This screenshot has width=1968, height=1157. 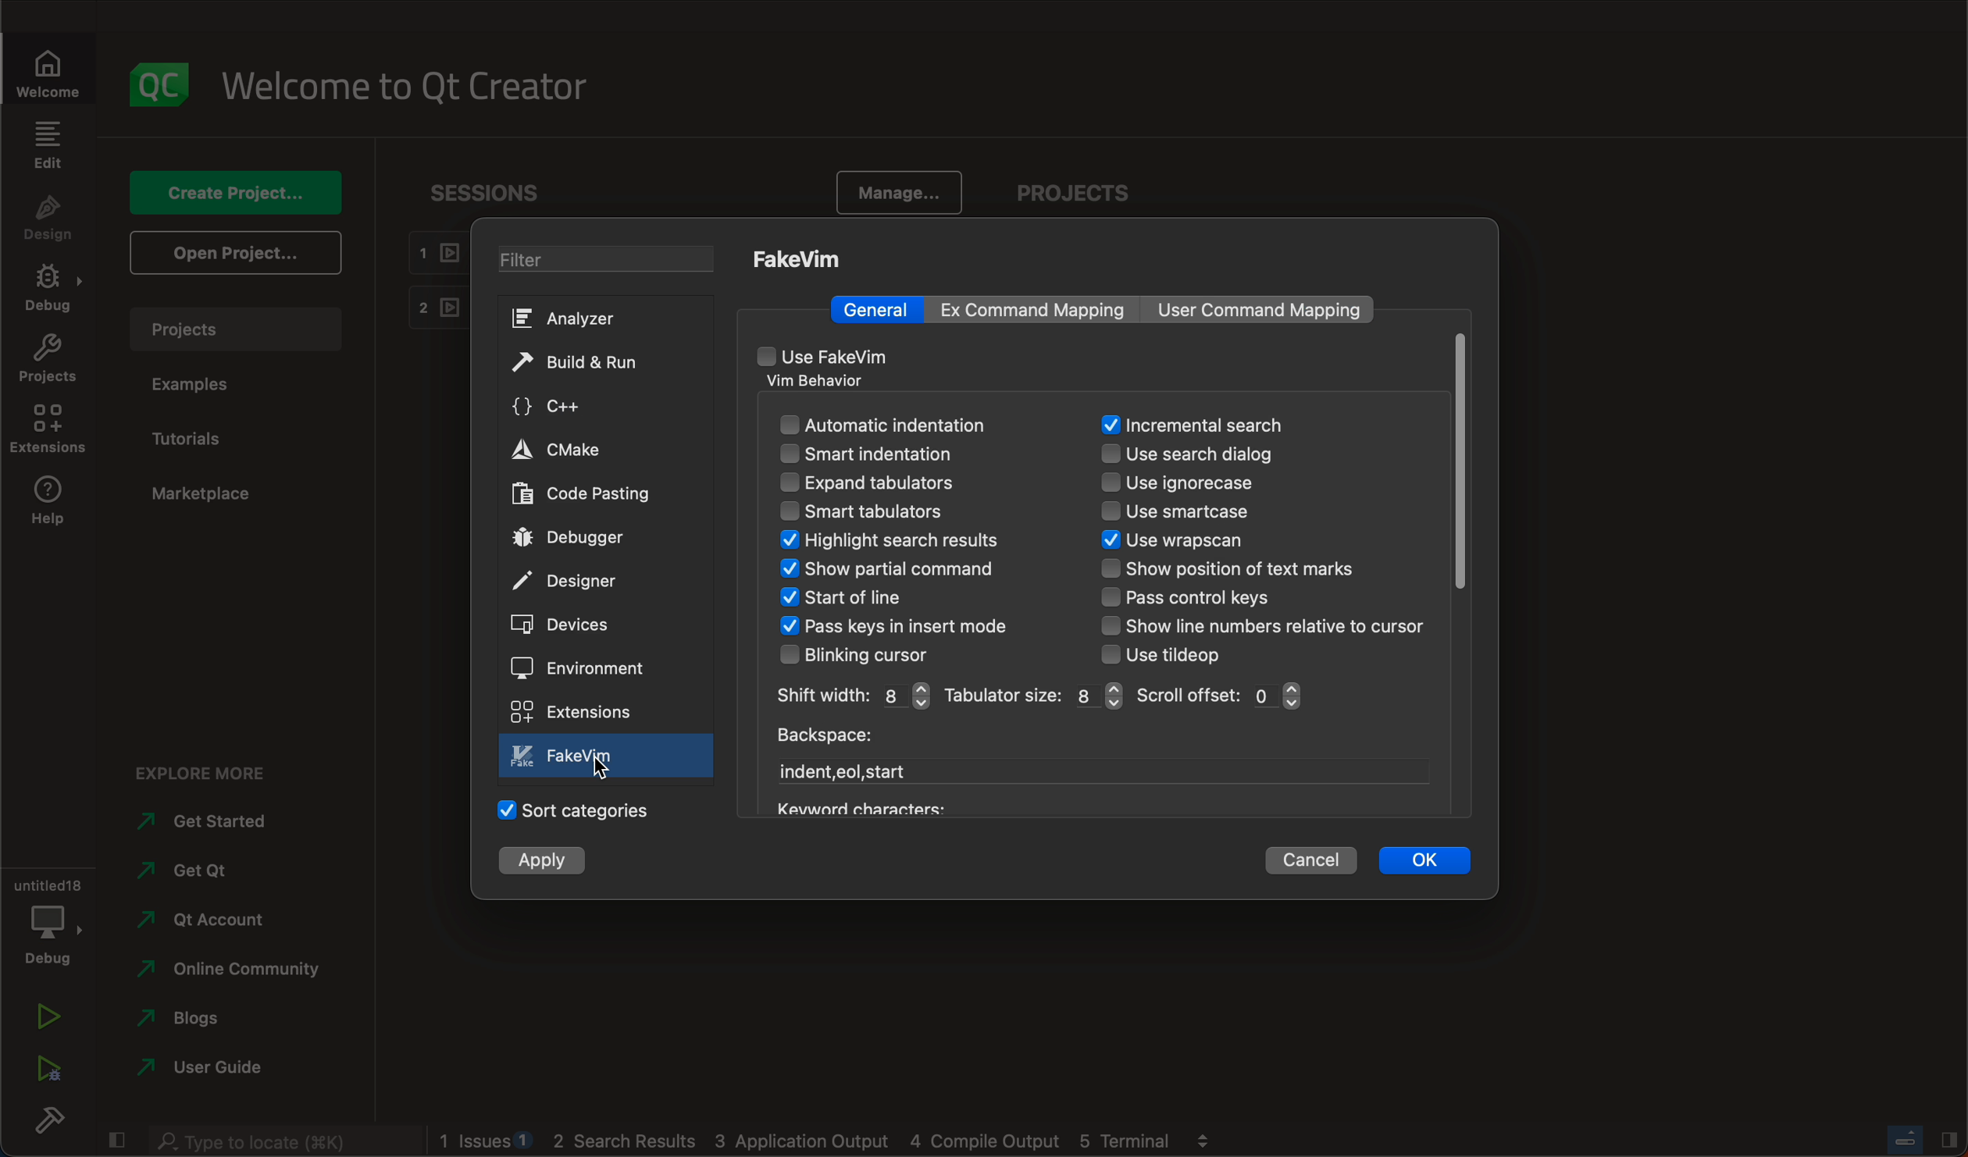 I want to click on scroll, so click(x=1221, y=696).